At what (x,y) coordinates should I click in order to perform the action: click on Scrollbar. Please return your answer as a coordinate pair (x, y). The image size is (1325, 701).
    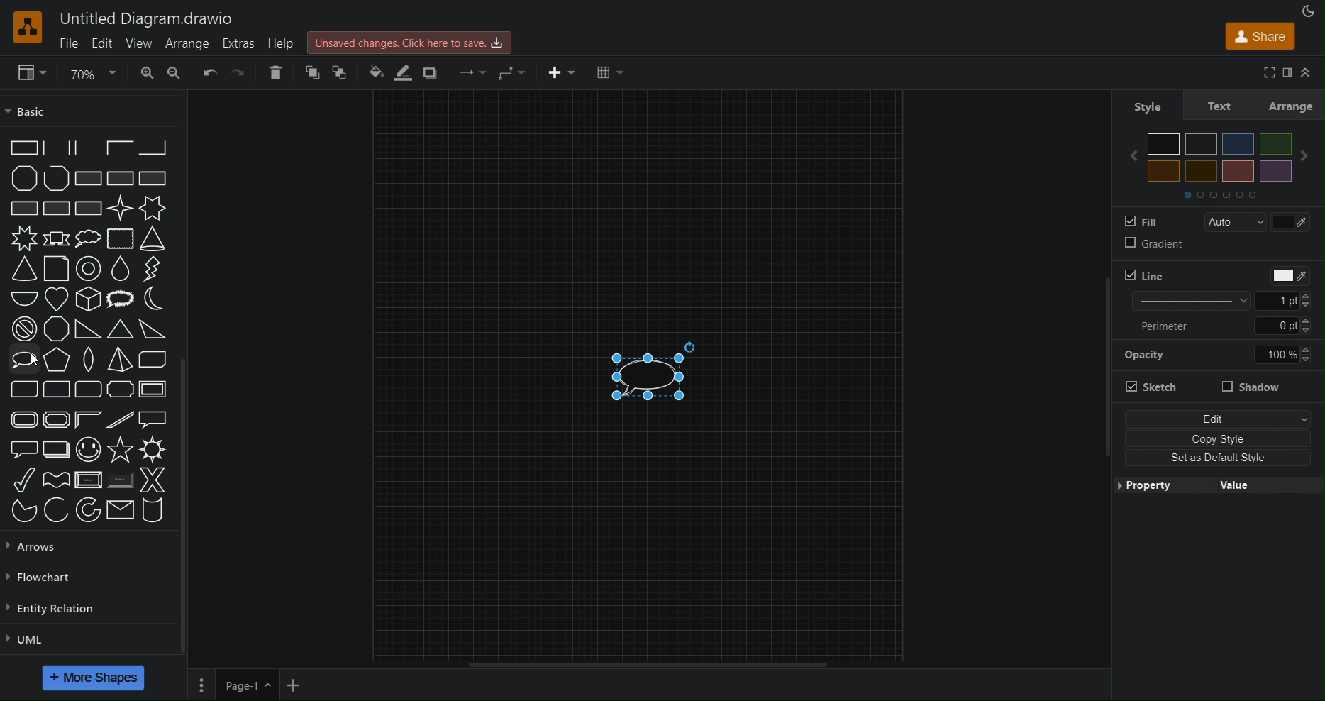
    Looking at the image, I should click on (182, 462).